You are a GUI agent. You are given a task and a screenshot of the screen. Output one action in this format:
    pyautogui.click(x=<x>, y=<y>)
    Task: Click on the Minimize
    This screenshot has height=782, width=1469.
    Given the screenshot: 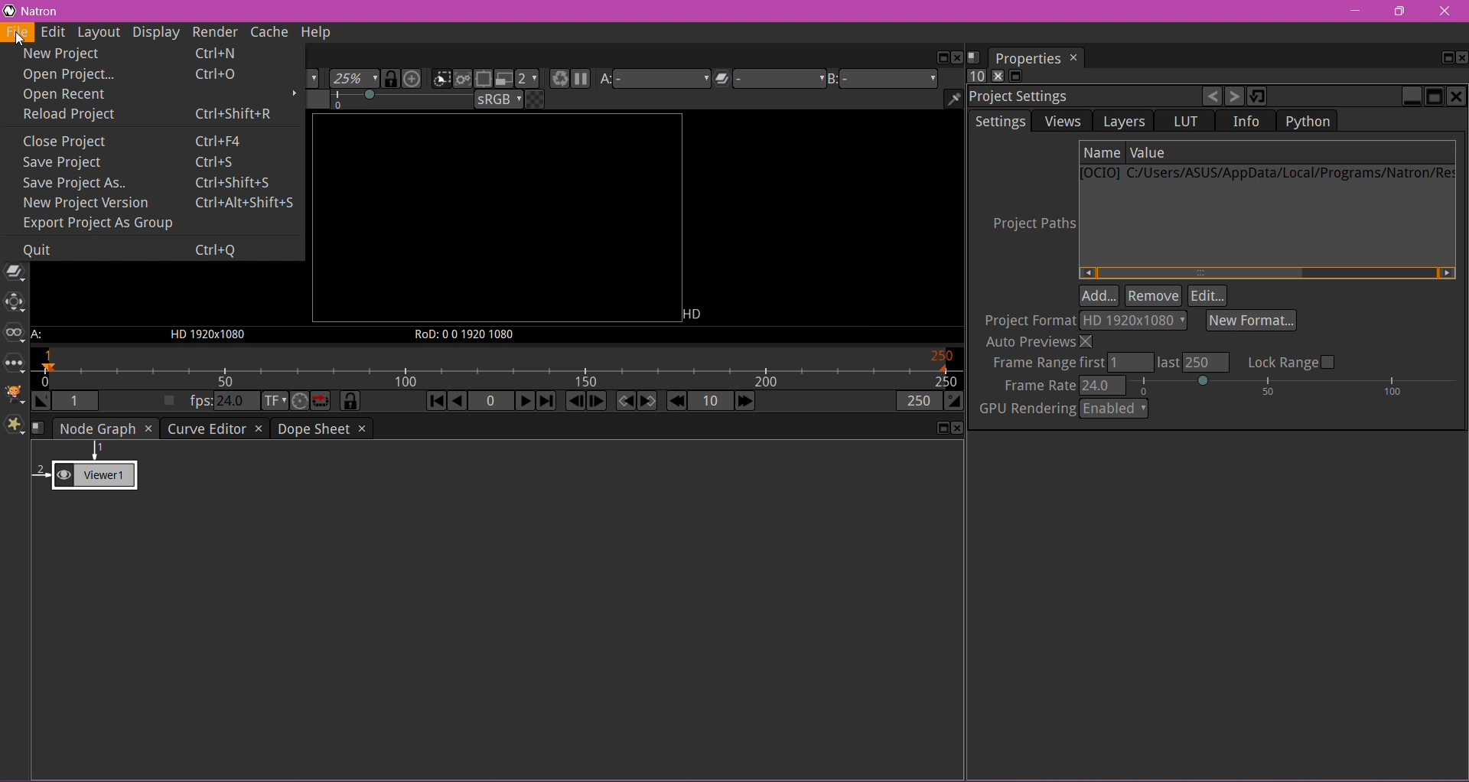 What is the action you would take?
    pyautogui.click(x=1410, y=96)
    